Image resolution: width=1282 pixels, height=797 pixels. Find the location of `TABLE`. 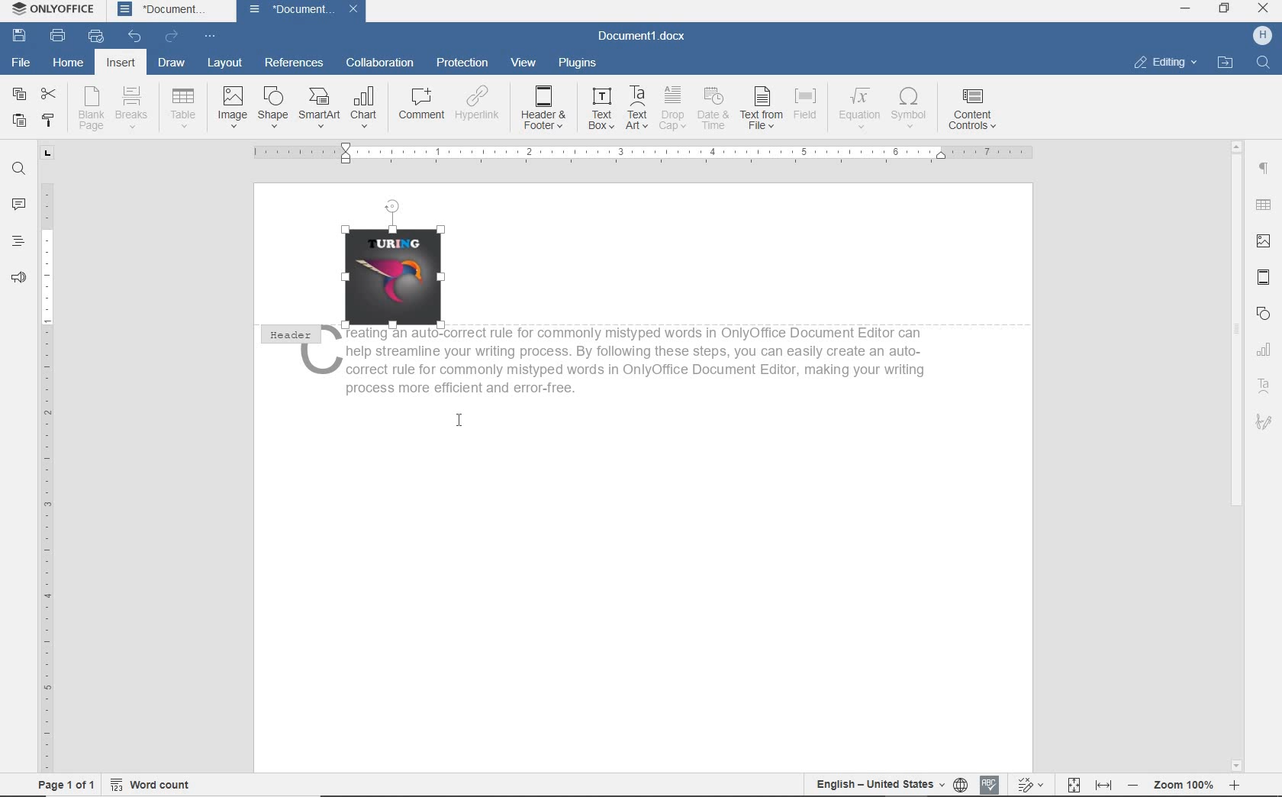

TABLE is located at coordinates (1262, 205).